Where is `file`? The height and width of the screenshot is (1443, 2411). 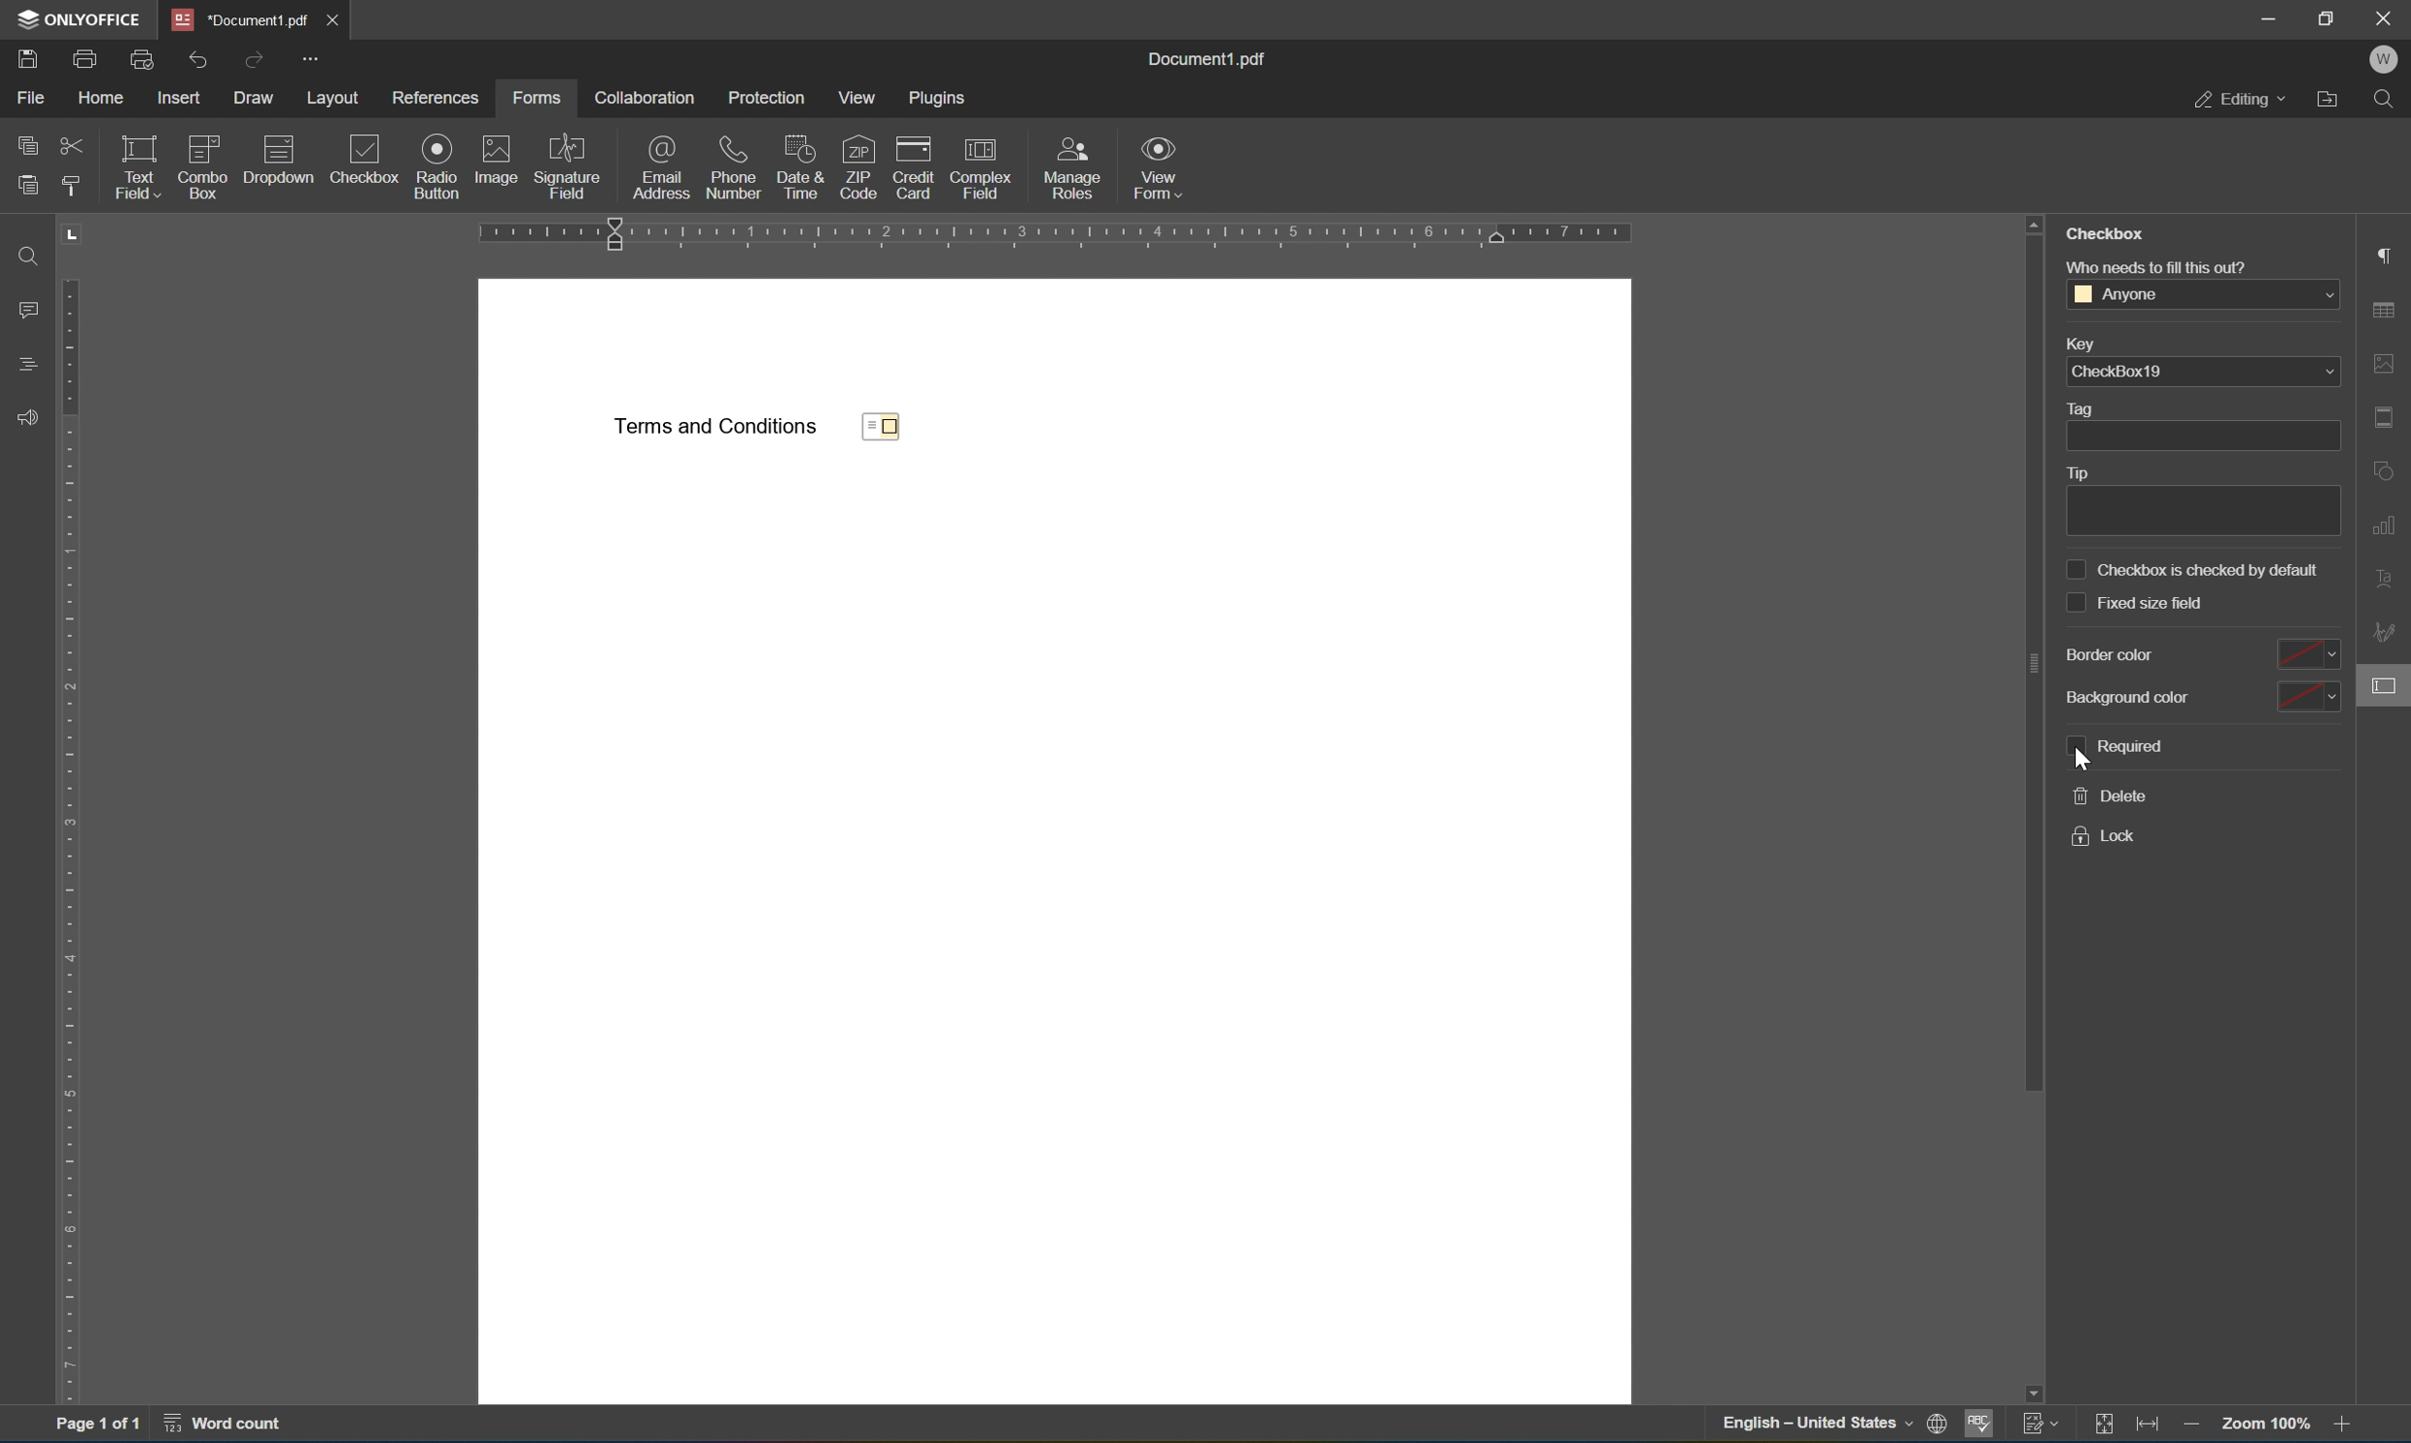 file is located at coordinates (35, 96).